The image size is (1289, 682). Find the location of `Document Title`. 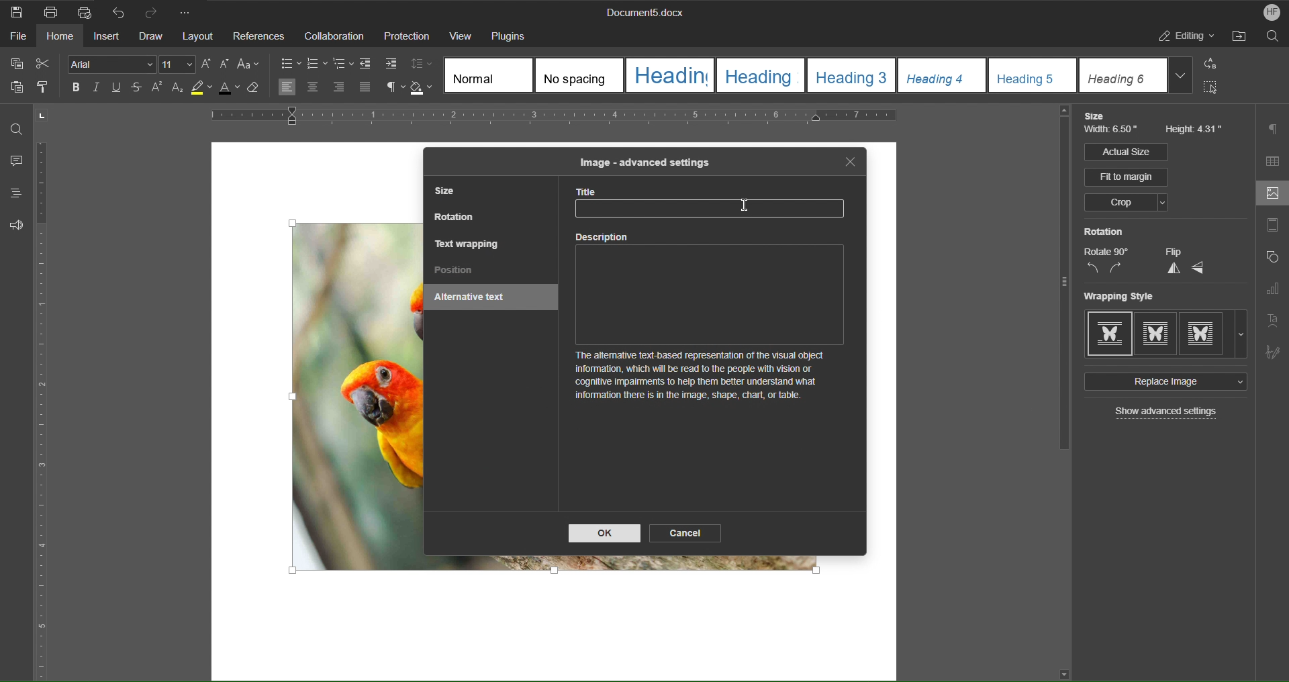

Document Title is located at coordinates (642, 13).